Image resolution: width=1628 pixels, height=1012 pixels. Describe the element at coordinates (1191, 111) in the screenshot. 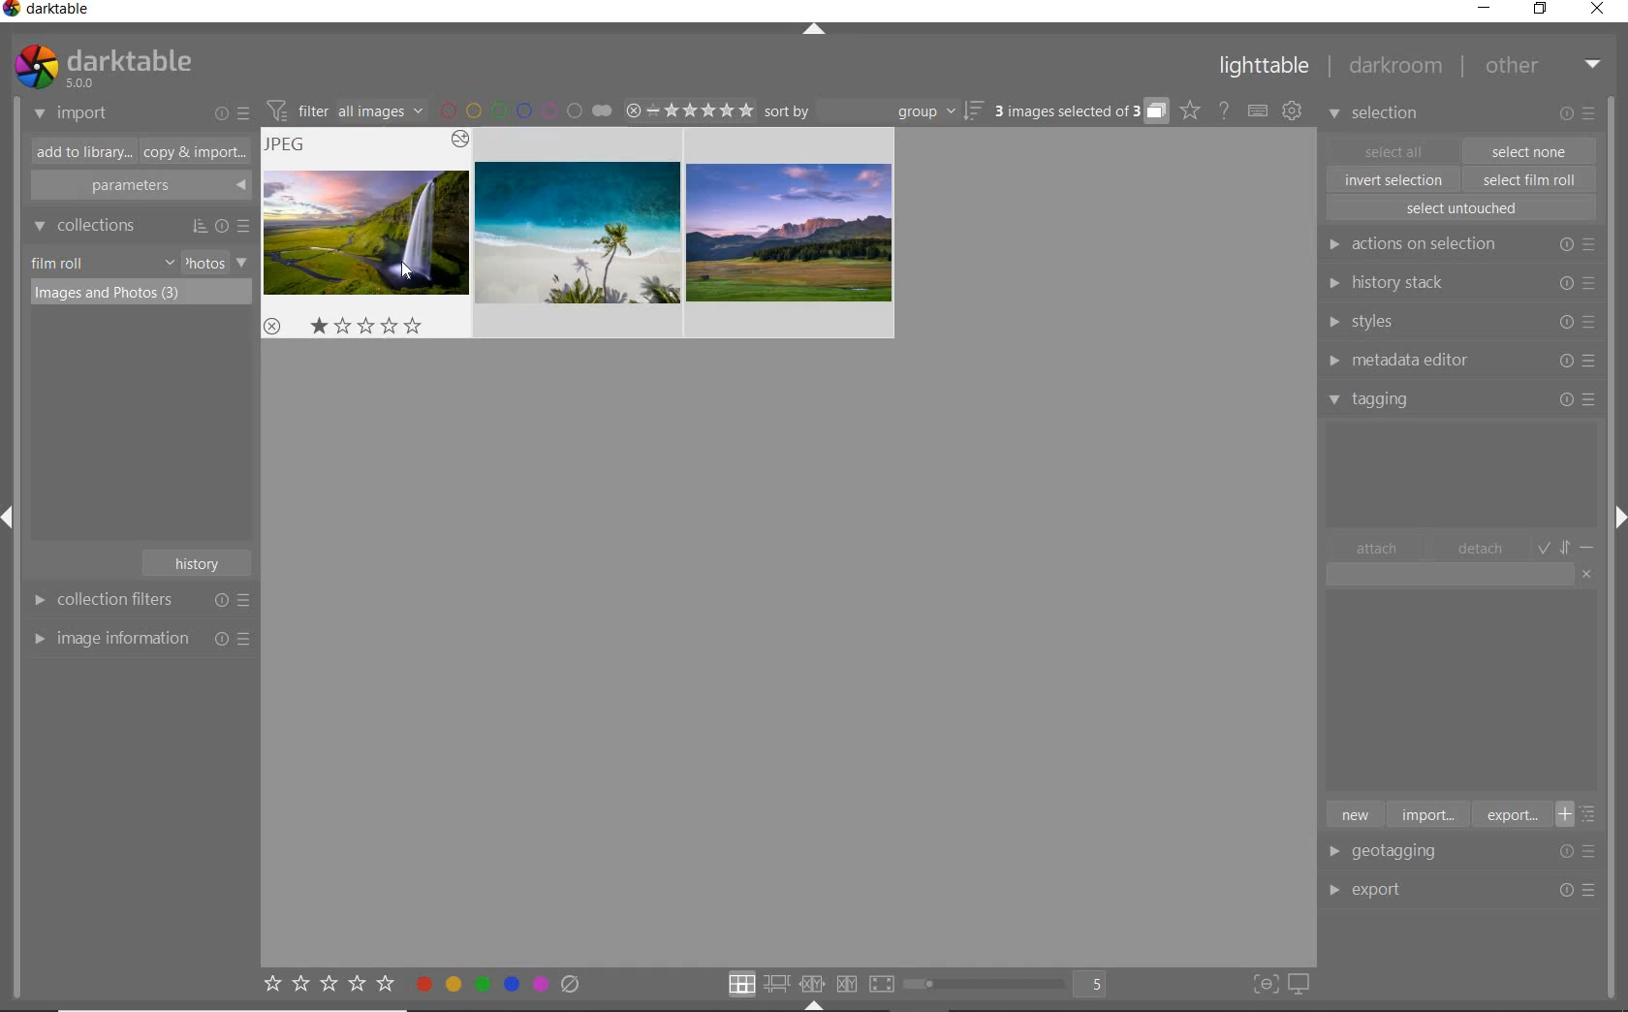

I see `click to change the type of overlay shown on thumbnails` at that location.